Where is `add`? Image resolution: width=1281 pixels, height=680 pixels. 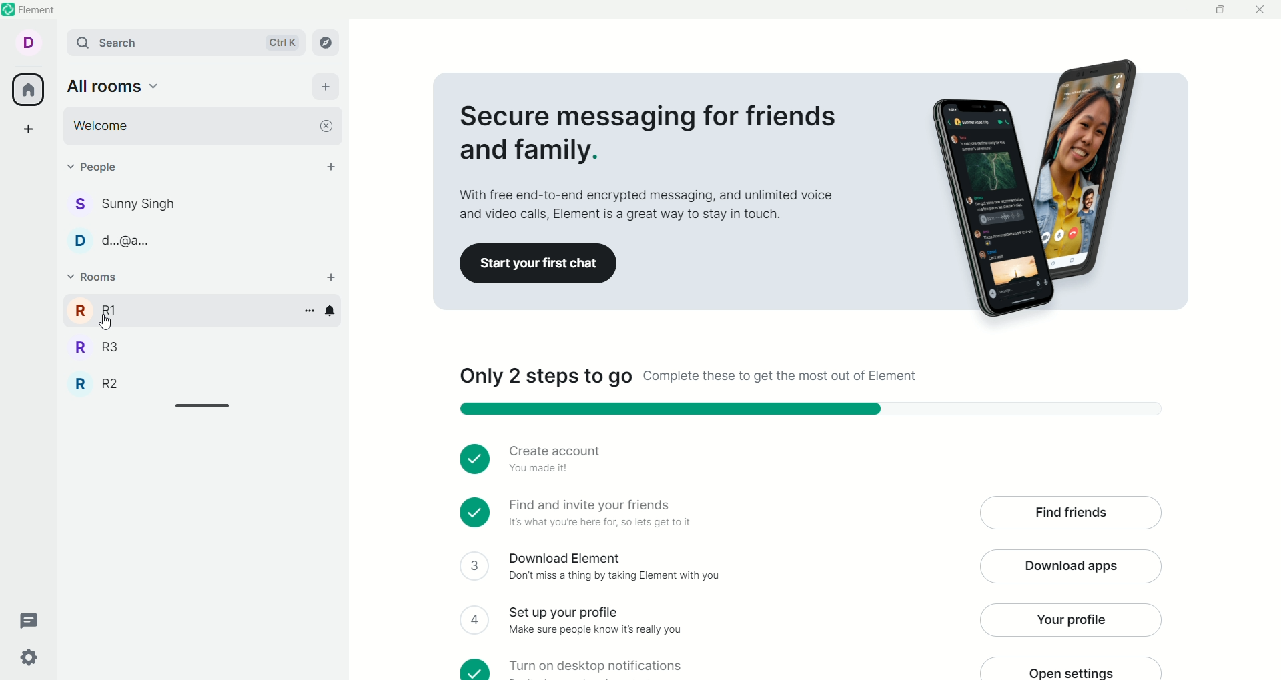 add is located at coordinates (326, 87).